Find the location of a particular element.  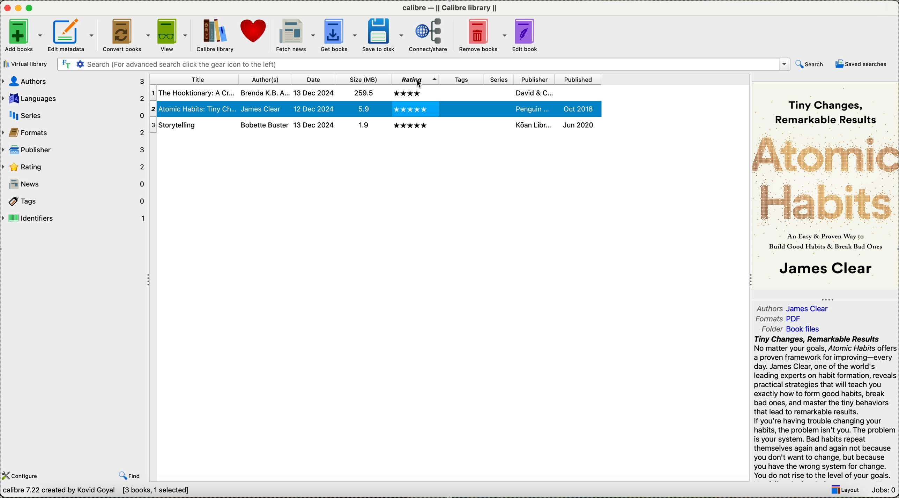

259.5 is located at coordinates (363, 110).